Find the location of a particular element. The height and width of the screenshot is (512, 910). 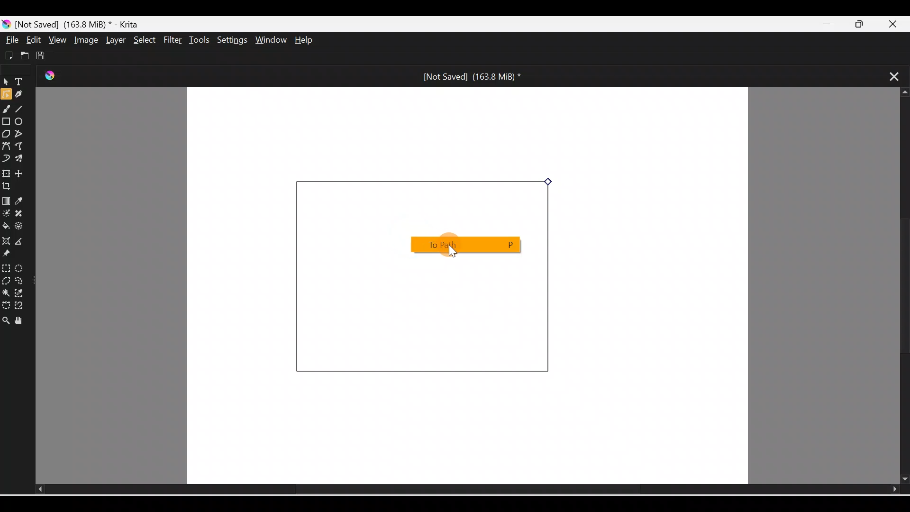

Open existing document is located at coordinates (23, 55).